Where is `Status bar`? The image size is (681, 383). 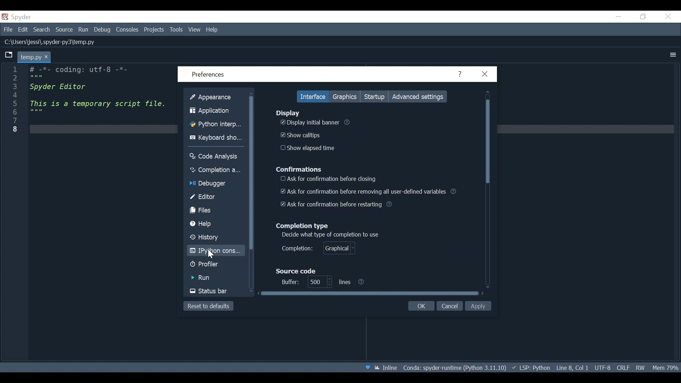 Status bar is located at coordinates (214, 292).